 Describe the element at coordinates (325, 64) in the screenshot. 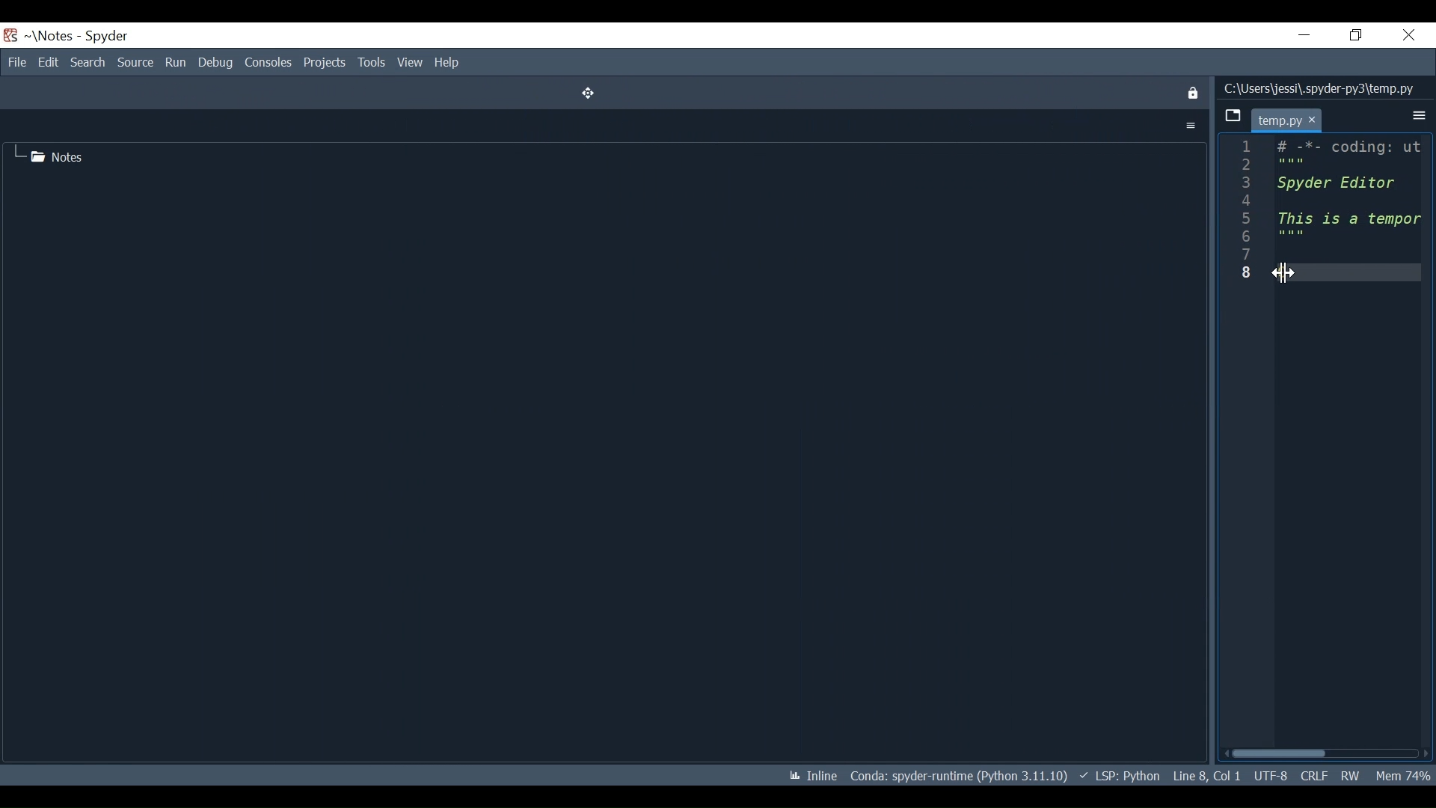

I see `Projects` at that location.